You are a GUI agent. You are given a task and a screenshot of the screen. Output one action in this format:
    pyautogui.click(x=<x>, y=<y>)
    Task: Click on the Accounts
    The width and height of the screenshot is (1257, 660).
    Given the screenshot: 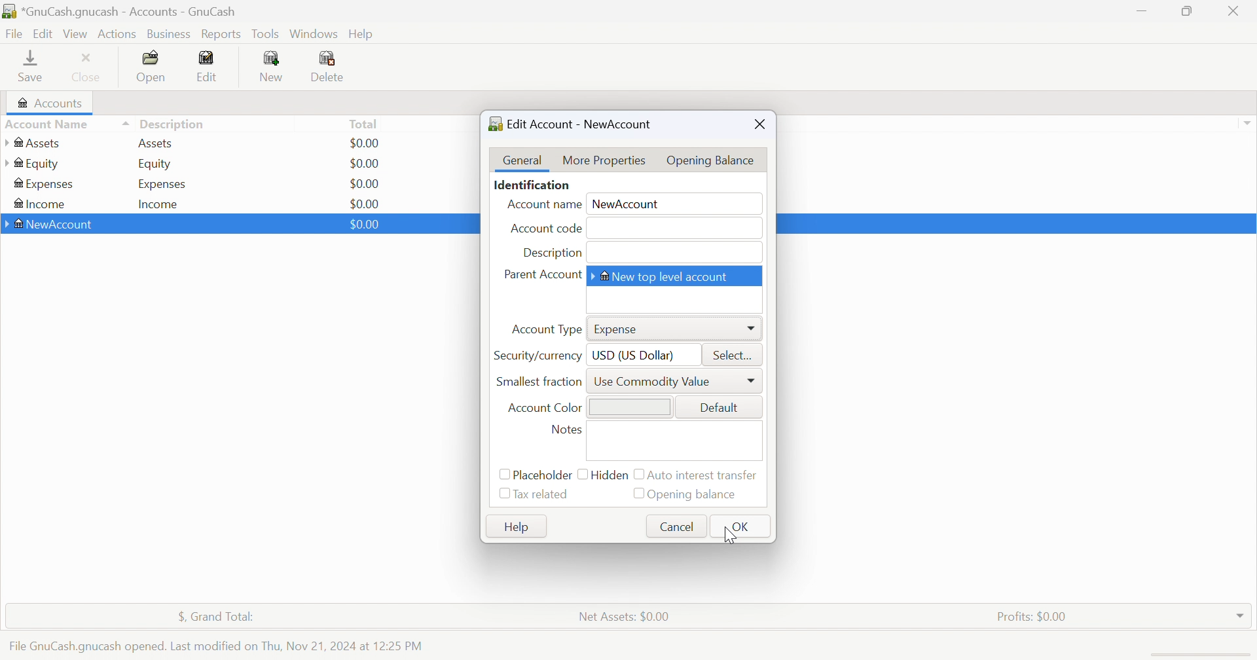 What is the action you would take?
    pyautogui.click(x=48, y=103)
    